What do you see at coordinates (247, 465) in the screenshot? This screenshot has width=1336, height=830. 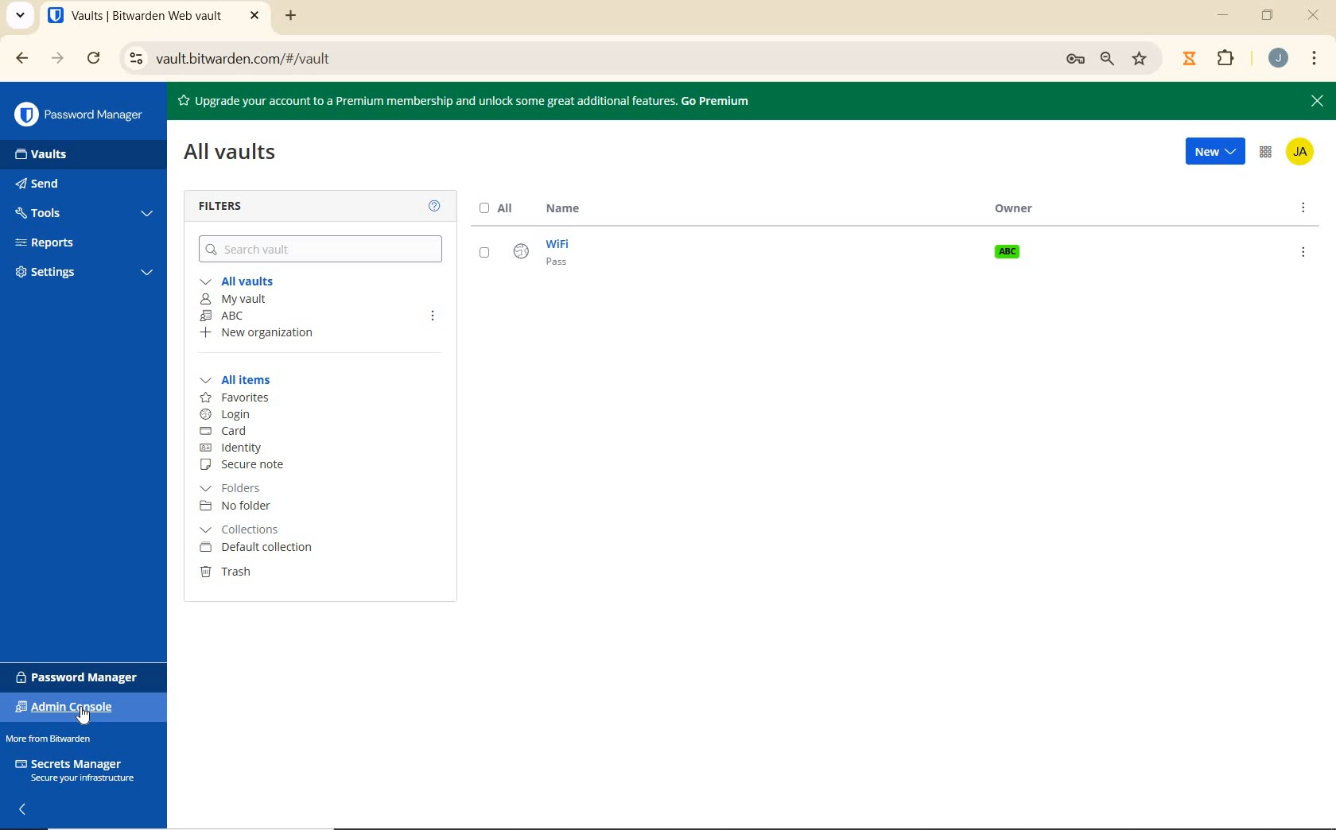 I see `SECURE NOTE` at bounding box center [247, 465].